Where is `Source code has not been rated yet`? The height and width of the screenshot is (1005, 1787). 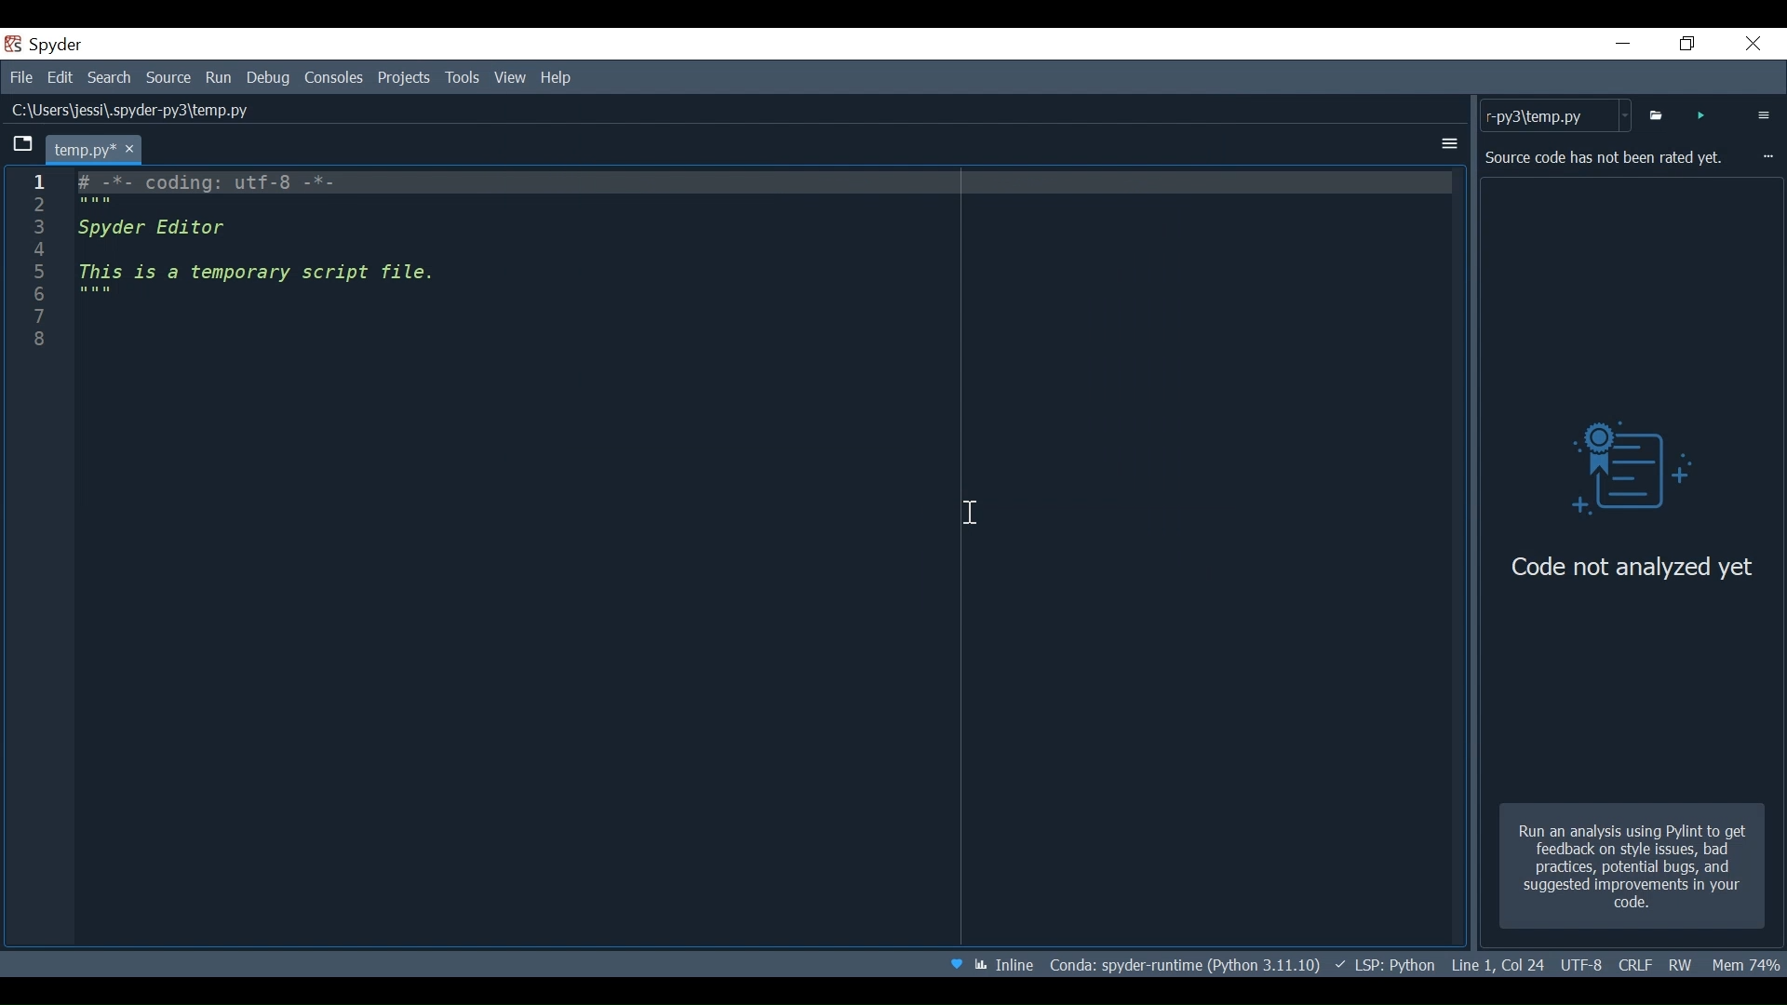 Source code has not been rated yet is located at coordinates (1606, 158).